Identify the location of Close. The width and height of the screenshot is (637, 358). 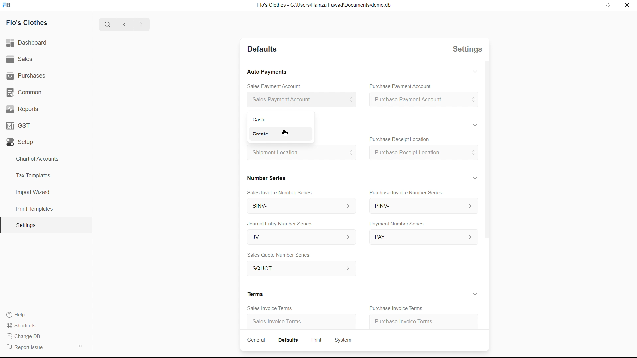
(627, 6).